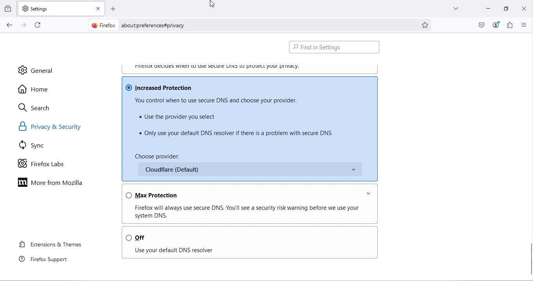  Describe the element at coordinates (37, 108) in the screenshot. I see `Search` at that location.